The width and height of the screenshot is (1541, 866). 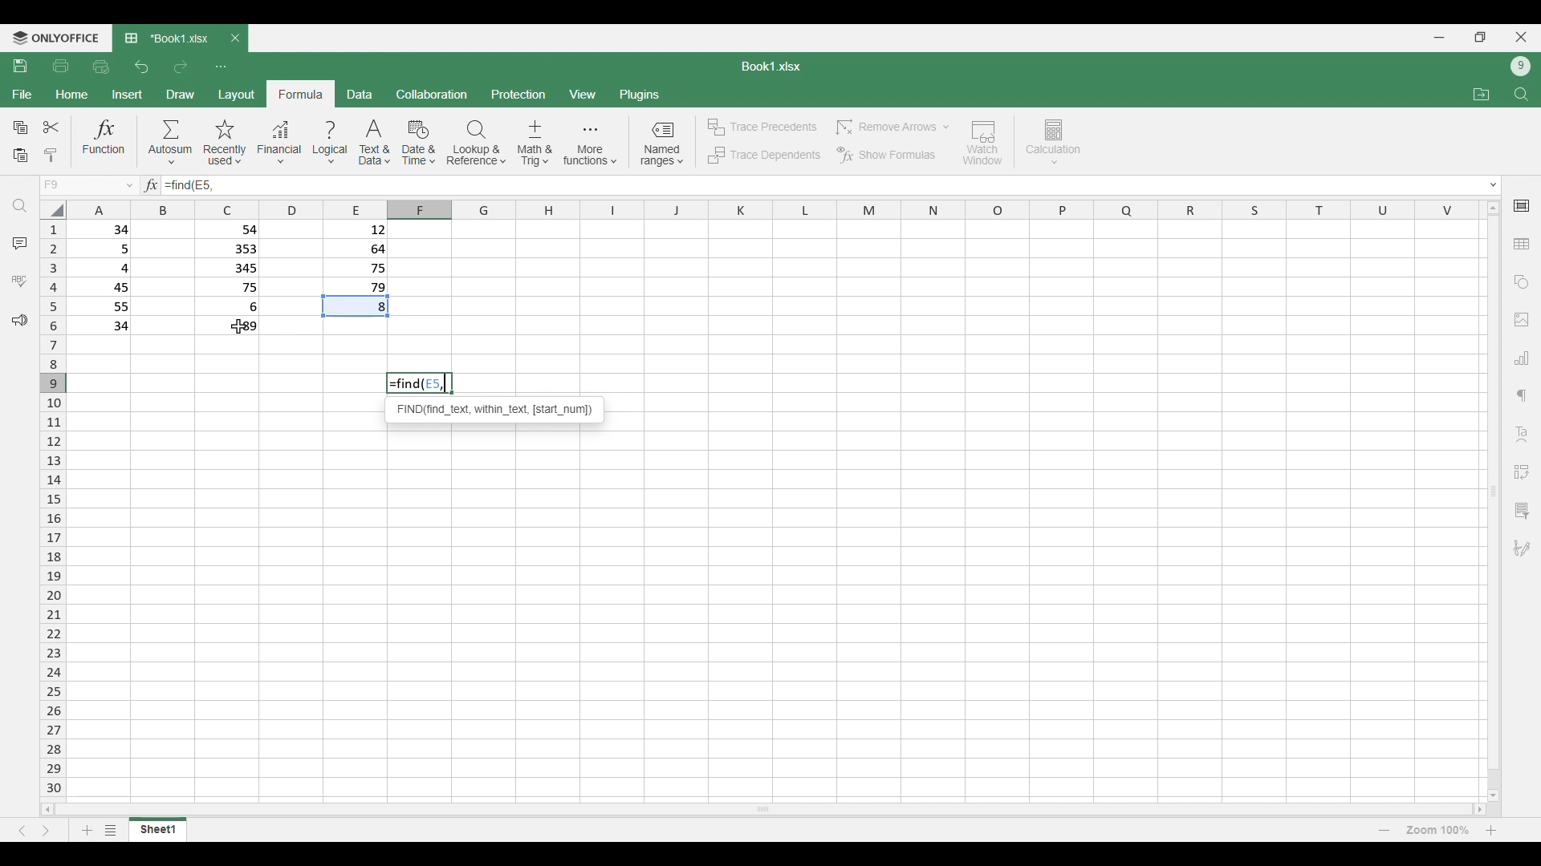 I want to click on Plugins menu, so click(x=640, y=95).